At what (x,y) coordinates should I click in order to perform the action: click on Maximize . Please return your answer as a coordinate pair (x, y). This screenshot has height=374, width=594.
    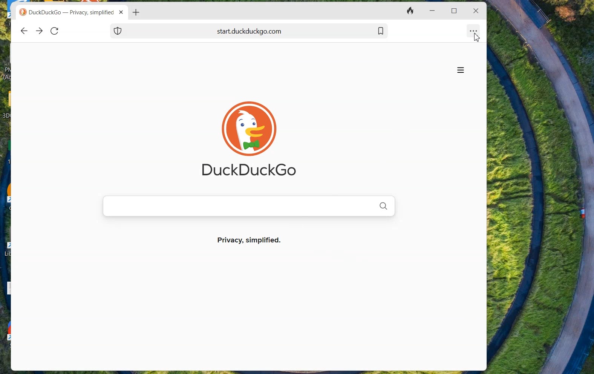
    Looking at the image, I should click on (455, 10).